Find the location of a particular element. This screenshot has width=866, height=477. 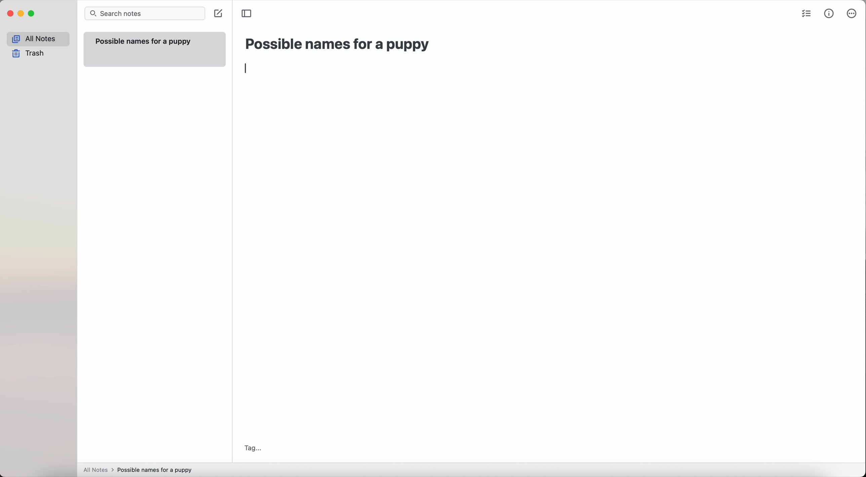

tag is located at coordinates (252, 447).